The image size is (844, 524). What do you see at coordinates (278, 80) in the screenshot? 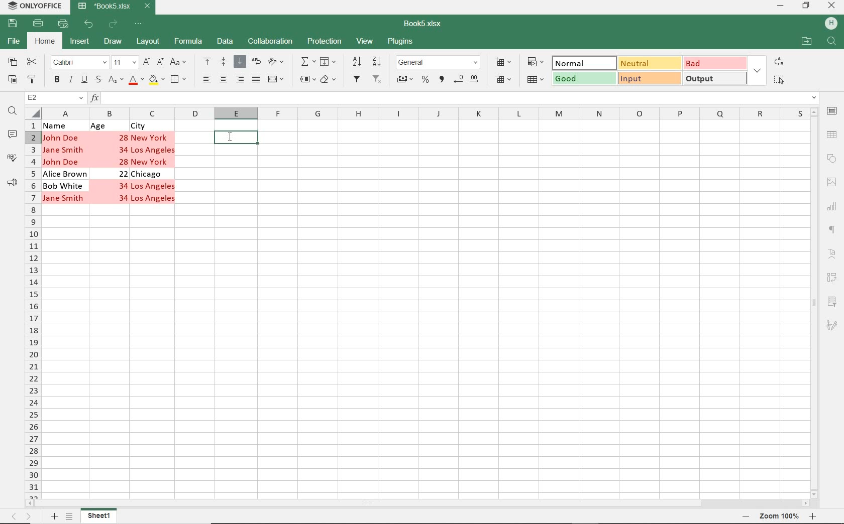
I see `MERGE & CENTER` at bounding box center [278, 80].